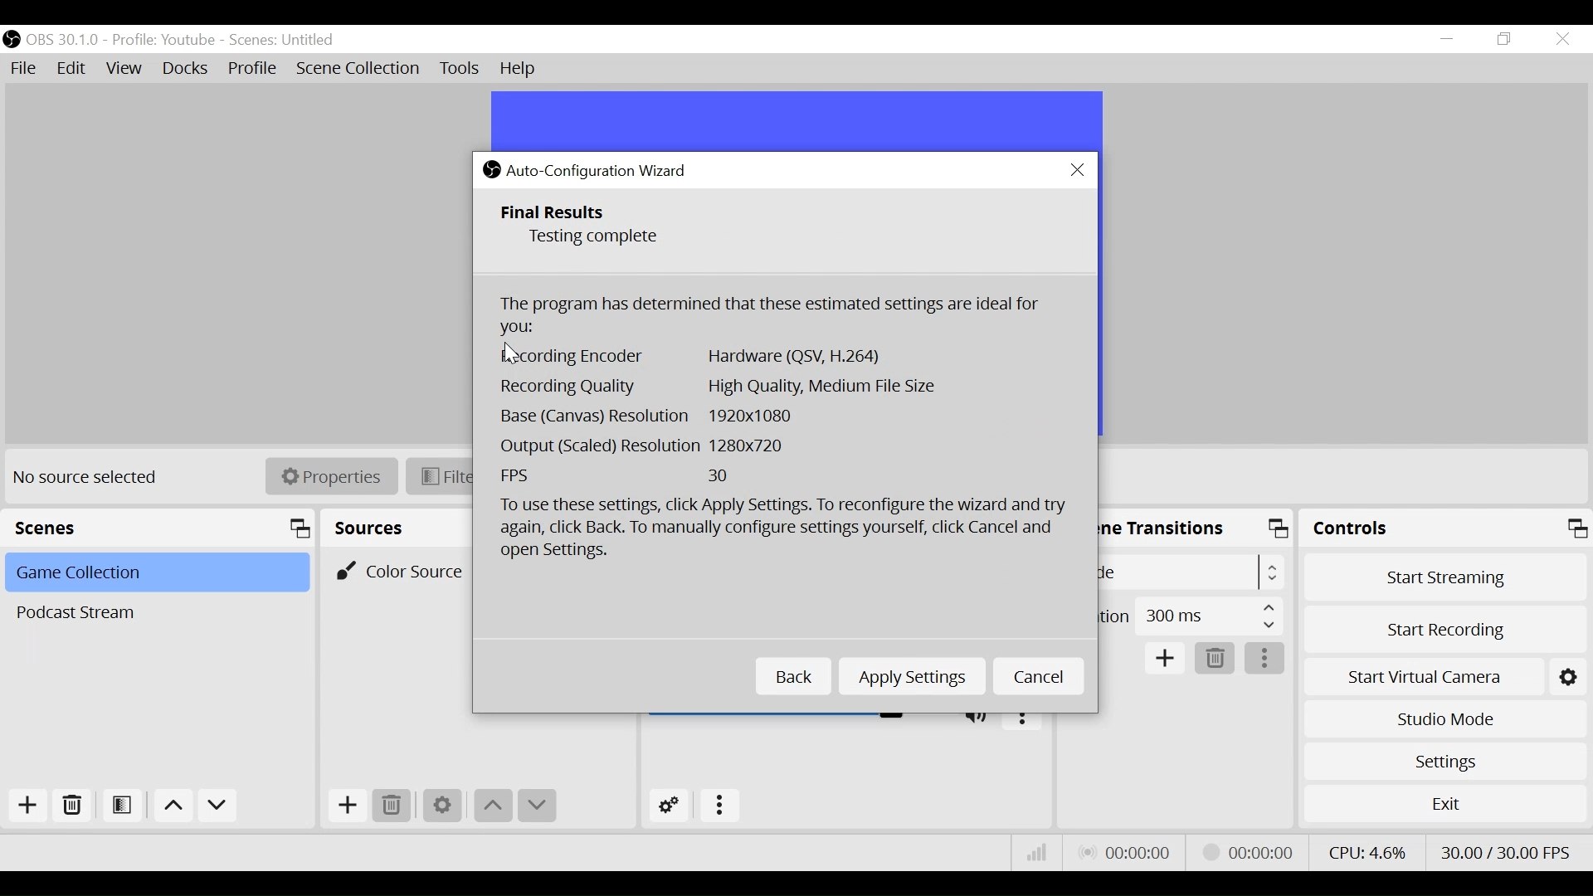 The height and width of the screenshot is (896, 1593). What do you see at coordinates (1503, 39) in the screenshot?
I see `Restore` at bounding box center [1503, 39].